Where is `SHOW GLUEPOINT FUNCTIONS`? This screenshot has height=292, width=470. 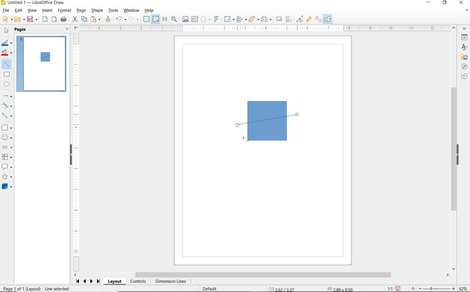 SHOW GLUEPOINT FUNCTIONS is located at coordinates (309, 19).